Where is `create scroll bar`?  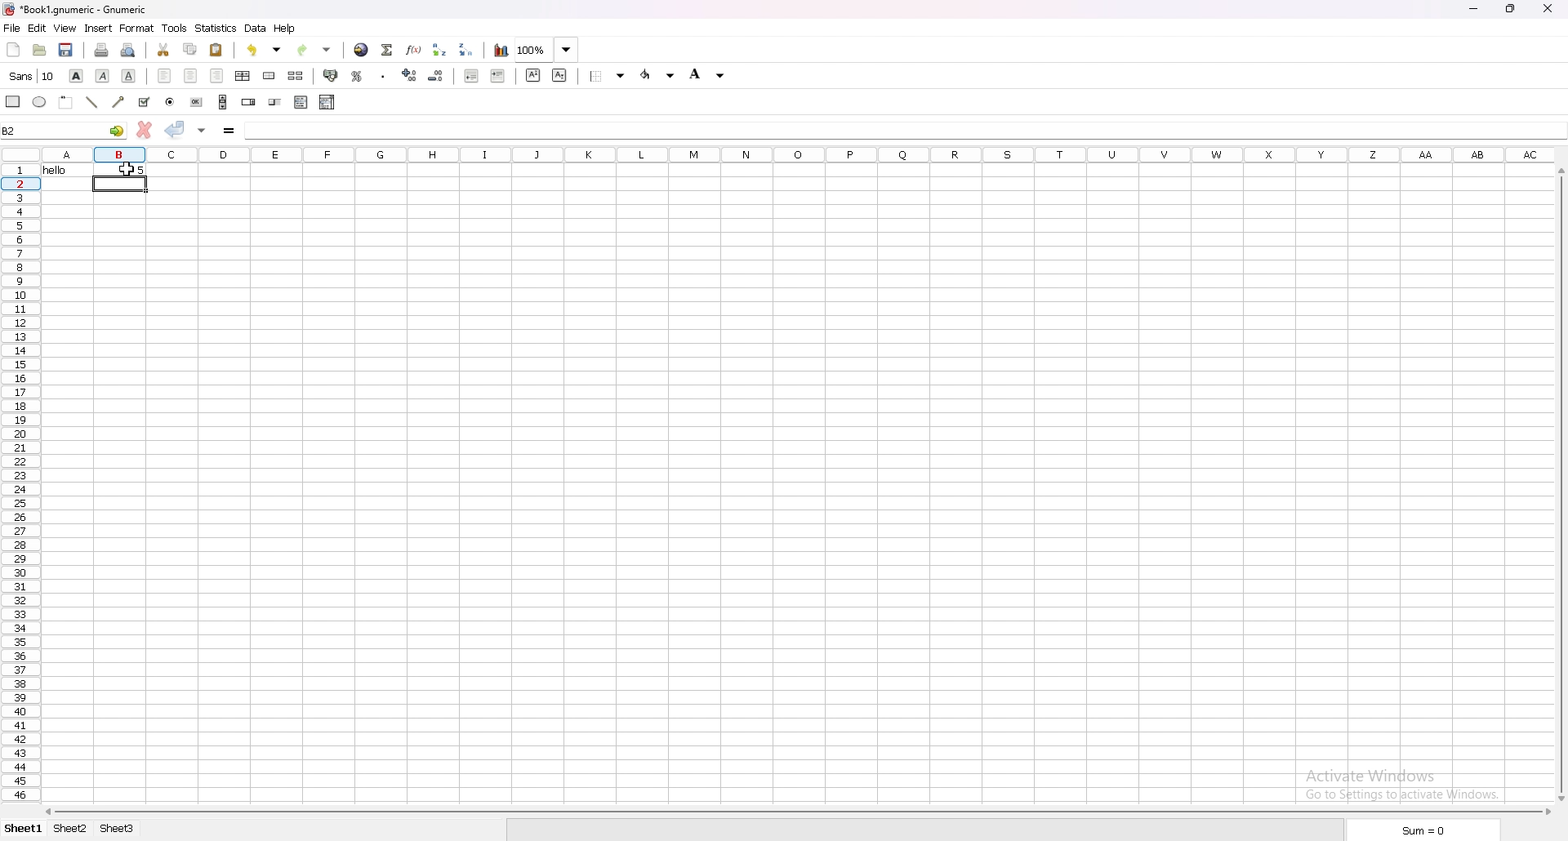
create scroll bar is located at coordinates (222, 101).